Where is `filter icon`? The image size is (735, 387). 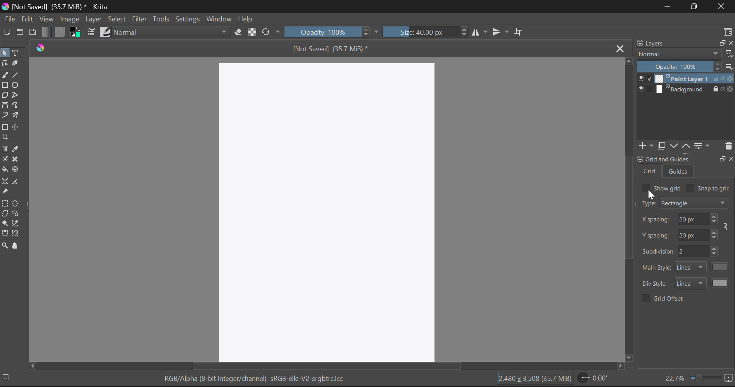
filter icon is located at coordinates (729, 54).